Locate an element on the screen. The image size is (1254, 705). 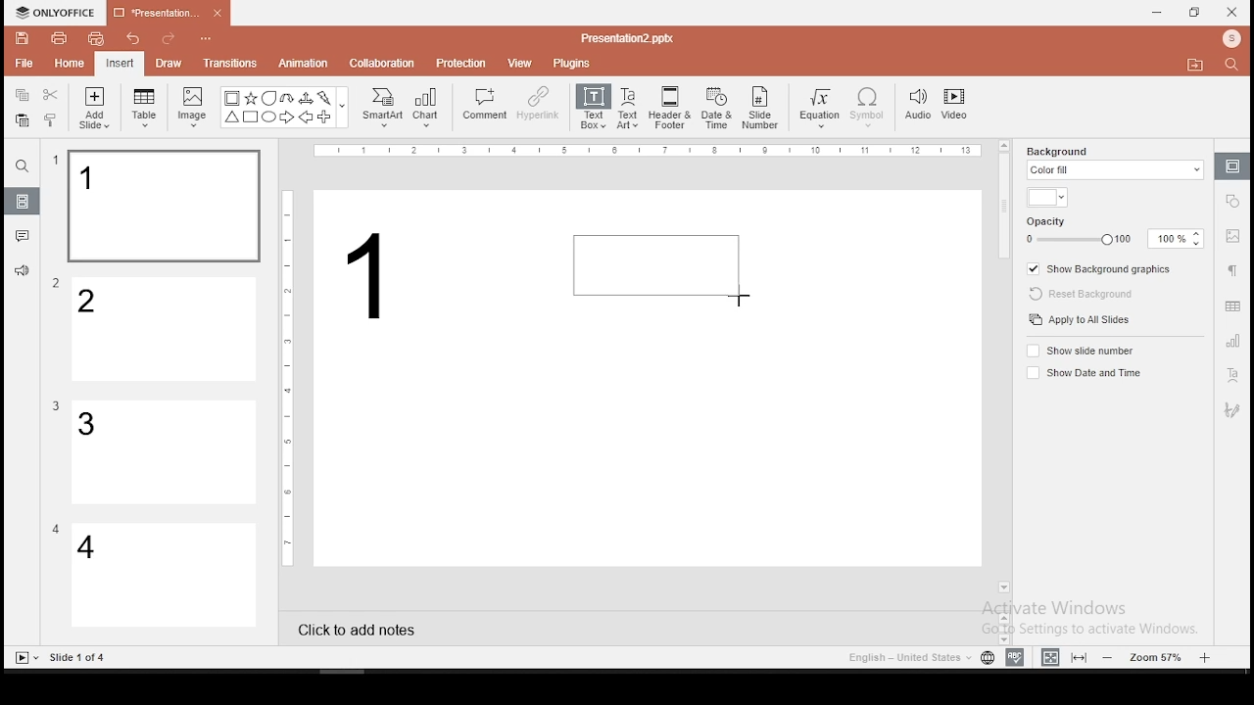
zoom level is located at coordinates (1159, 656).